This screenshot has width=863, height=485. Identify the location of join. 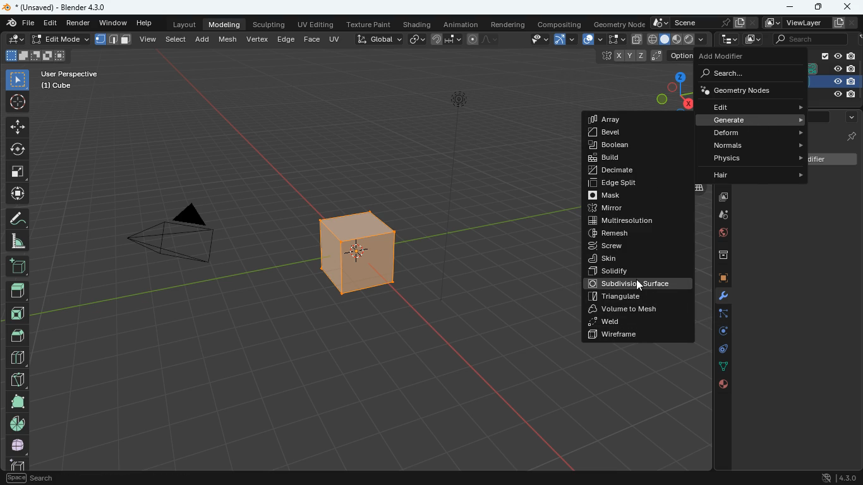
(444, 39).